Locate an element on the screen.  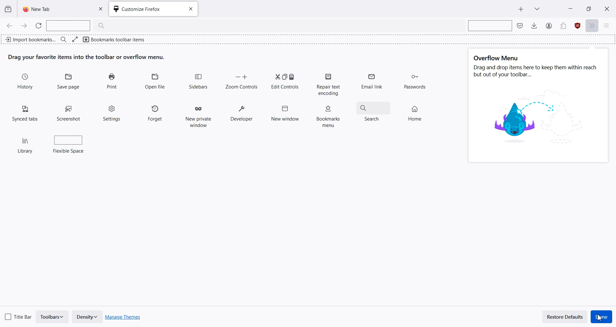
List all tab is located at coordinates (537, 8).